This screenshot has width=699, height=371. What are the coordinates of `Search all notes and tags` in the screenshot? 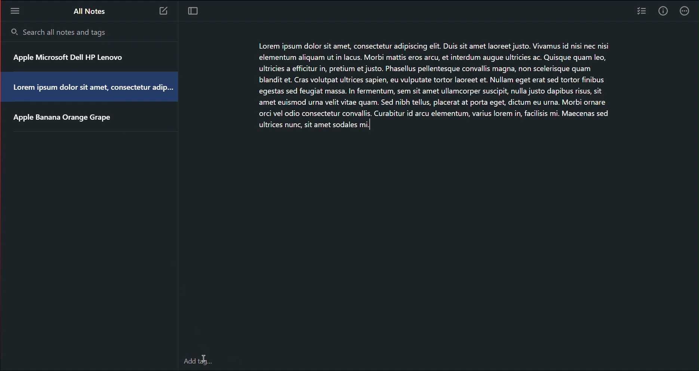 It's located at (60, 32).